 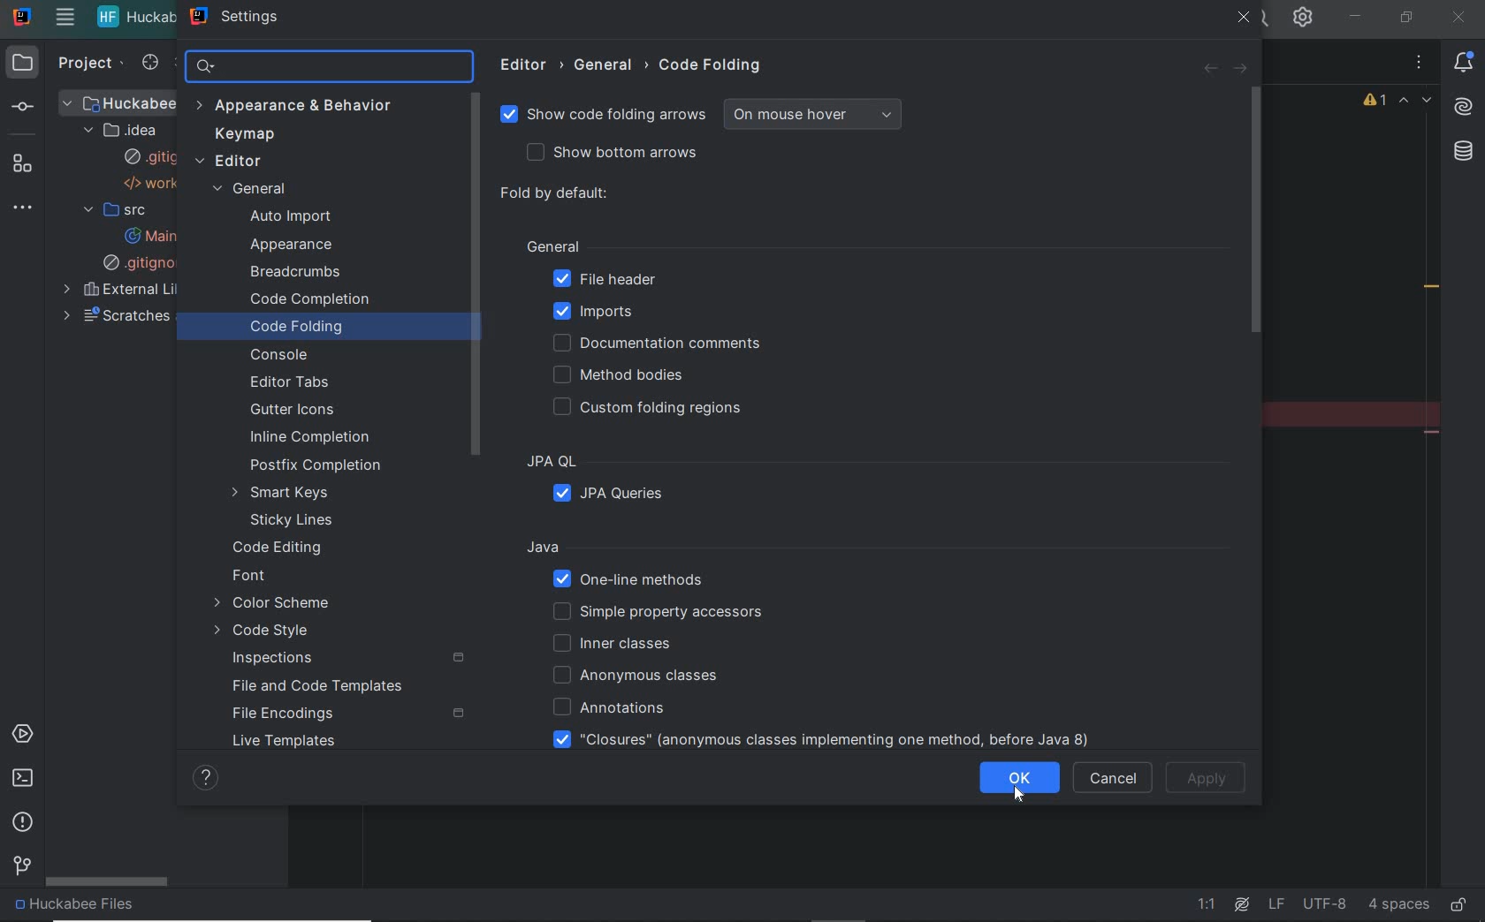 What do you see at coordinates (1459, 905) in the screenshot?
I see `make file ready only` at bounding box center [1459, 905].